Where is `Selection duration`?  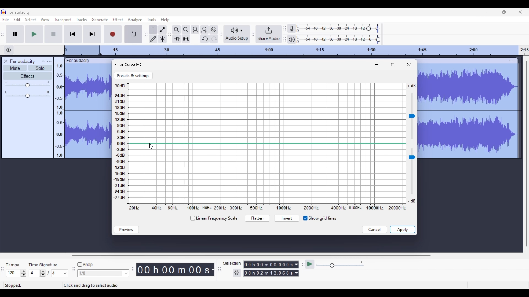 Selection duration is located at coordinates (268, 269).